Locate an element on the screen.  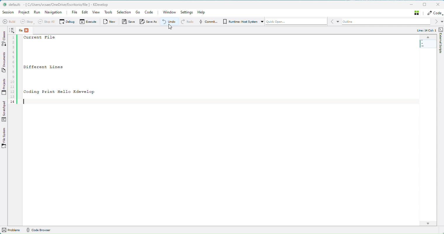
Outline is located at coordinates (391, 22).